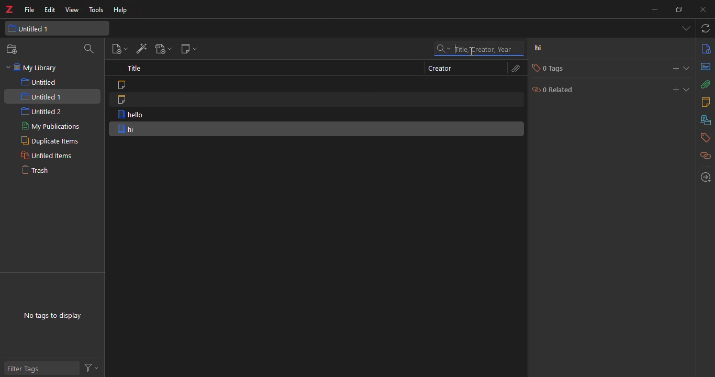 The height and width of the screenshot is (377, 715). What do you see at coordinates (54, 316) in the screenshot?
I see `no tags to display` at bounding box center [54, 316].